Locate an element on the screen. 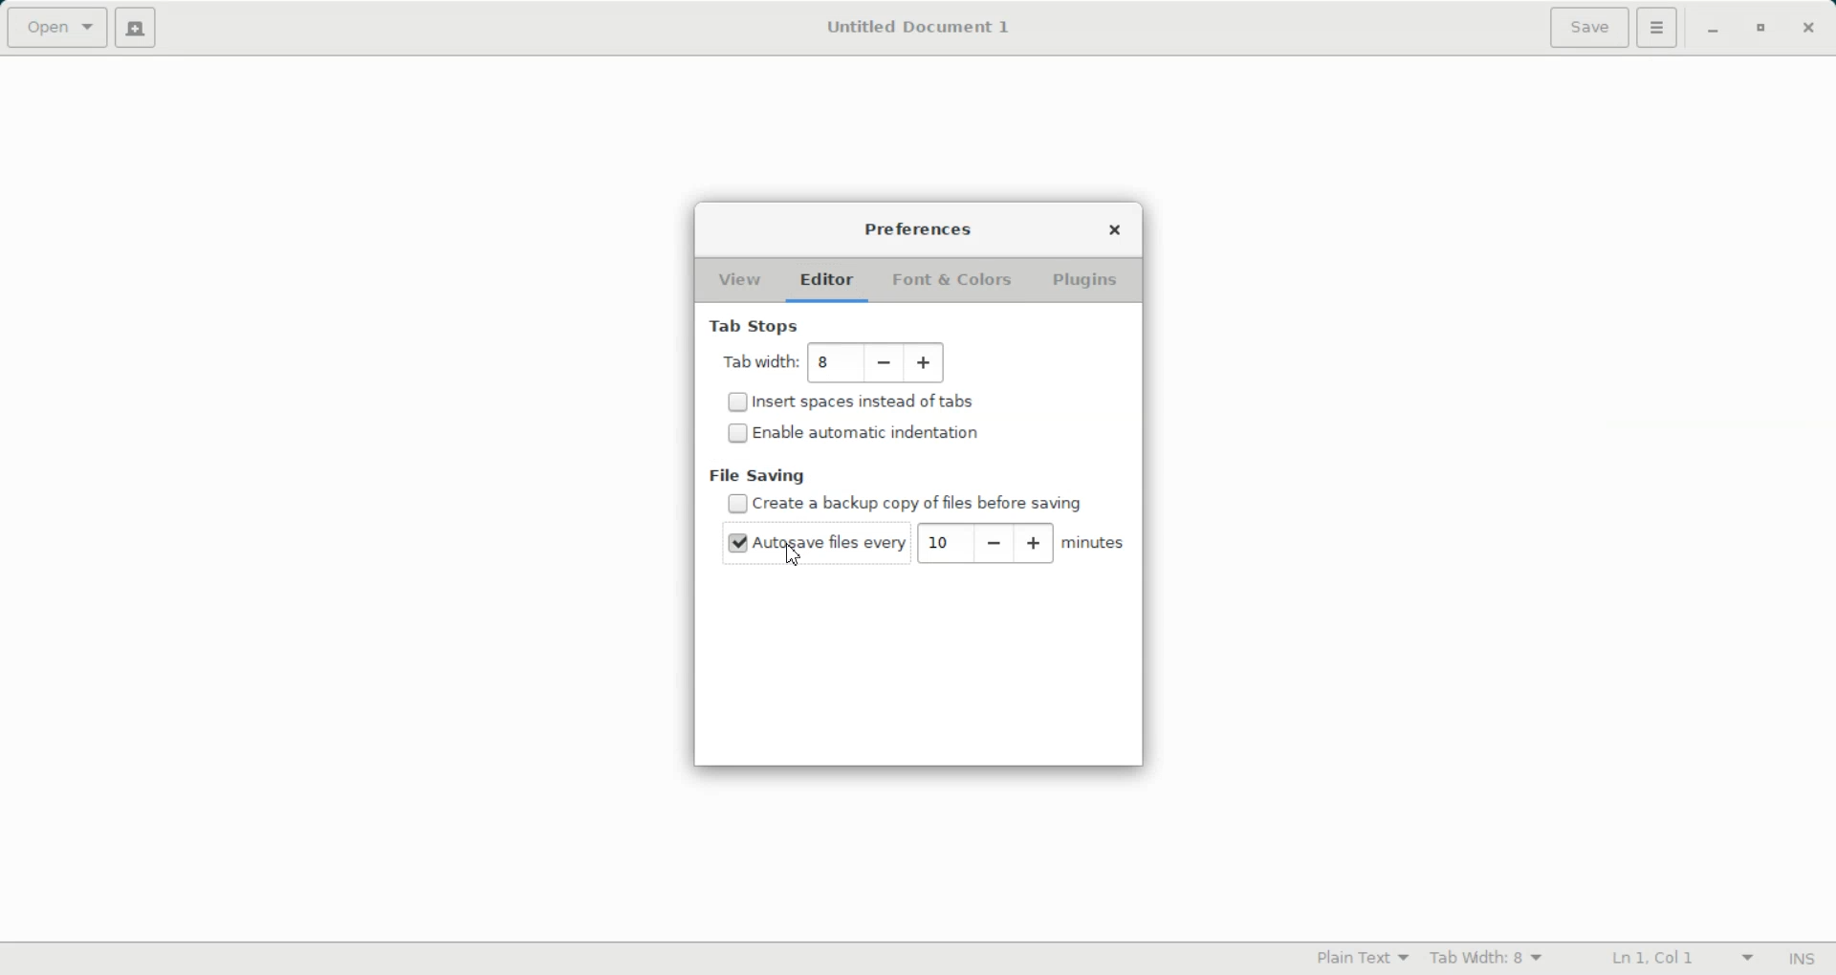  (un)check Insert spaces instead of tabs is located at coordinates (853, 403).